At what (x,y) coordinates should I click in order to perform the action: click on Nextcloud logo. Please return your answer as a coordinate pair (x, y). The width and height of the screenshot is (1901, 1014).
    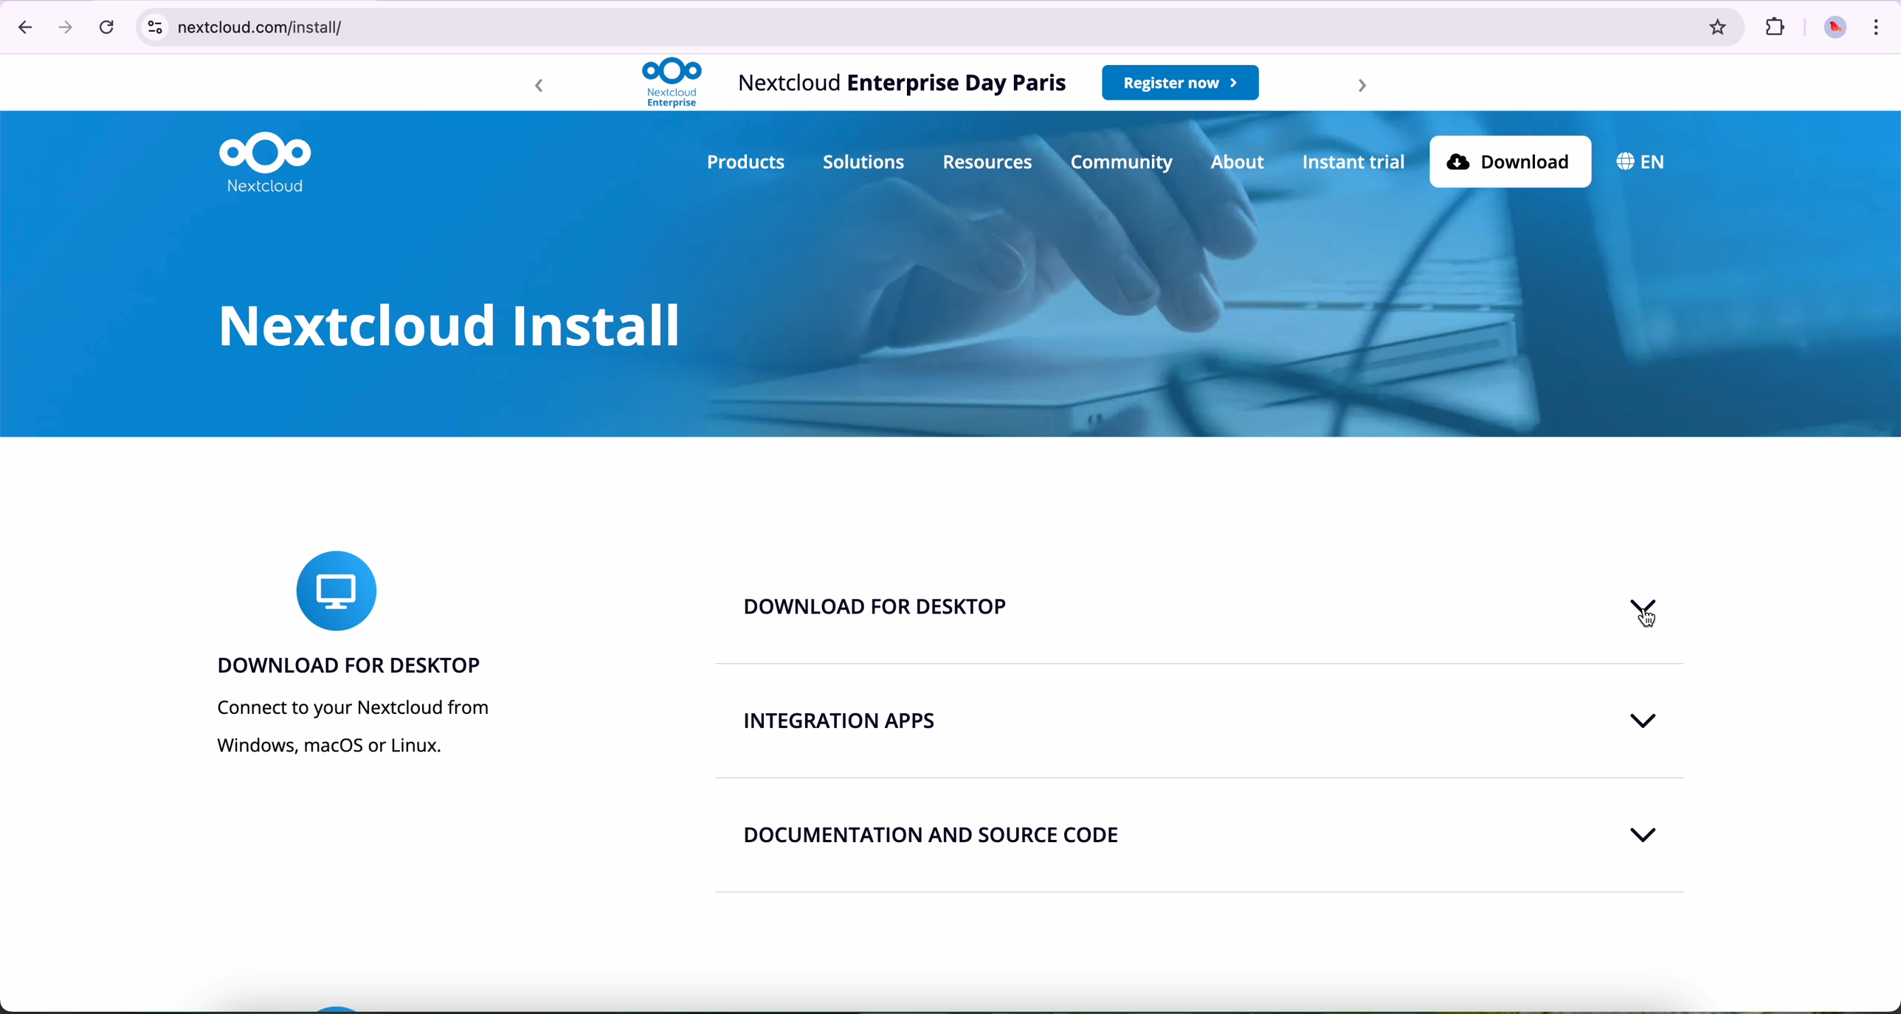
    Looking at the image, I should click on (267, 159).